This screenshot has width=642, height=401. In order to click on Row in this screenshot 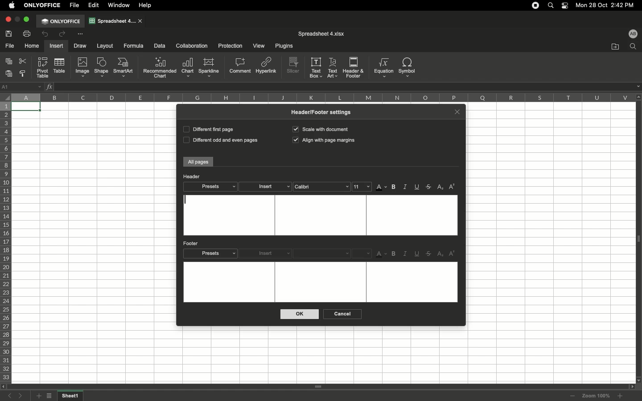, I will do `click(6, 242)`.